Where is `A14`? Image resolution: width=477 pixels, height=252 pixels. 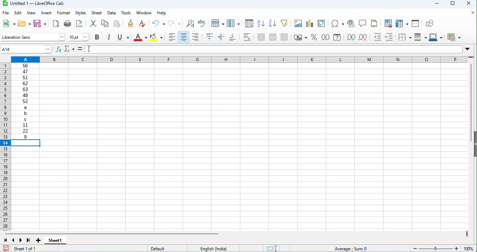 A14 is located at coordinates (6, 50).